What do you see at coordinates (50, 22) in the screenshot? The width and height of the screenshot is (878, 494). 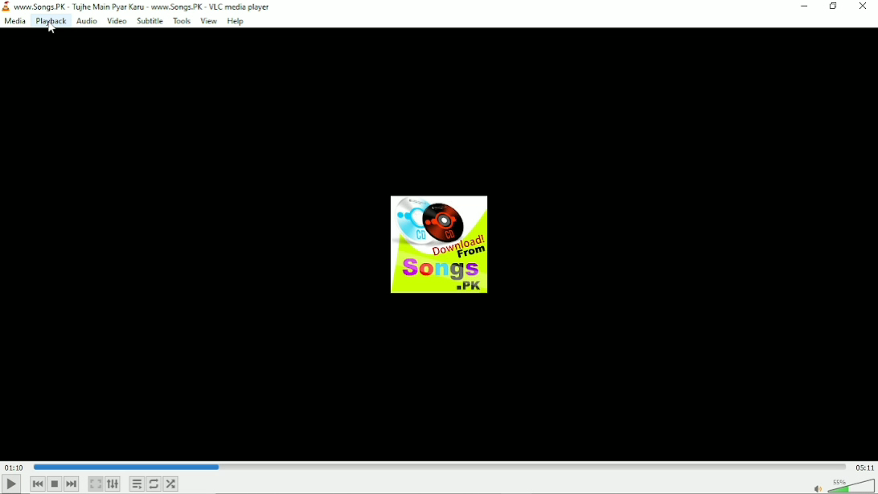 I see `Playback` at bounding box center [50, 22].